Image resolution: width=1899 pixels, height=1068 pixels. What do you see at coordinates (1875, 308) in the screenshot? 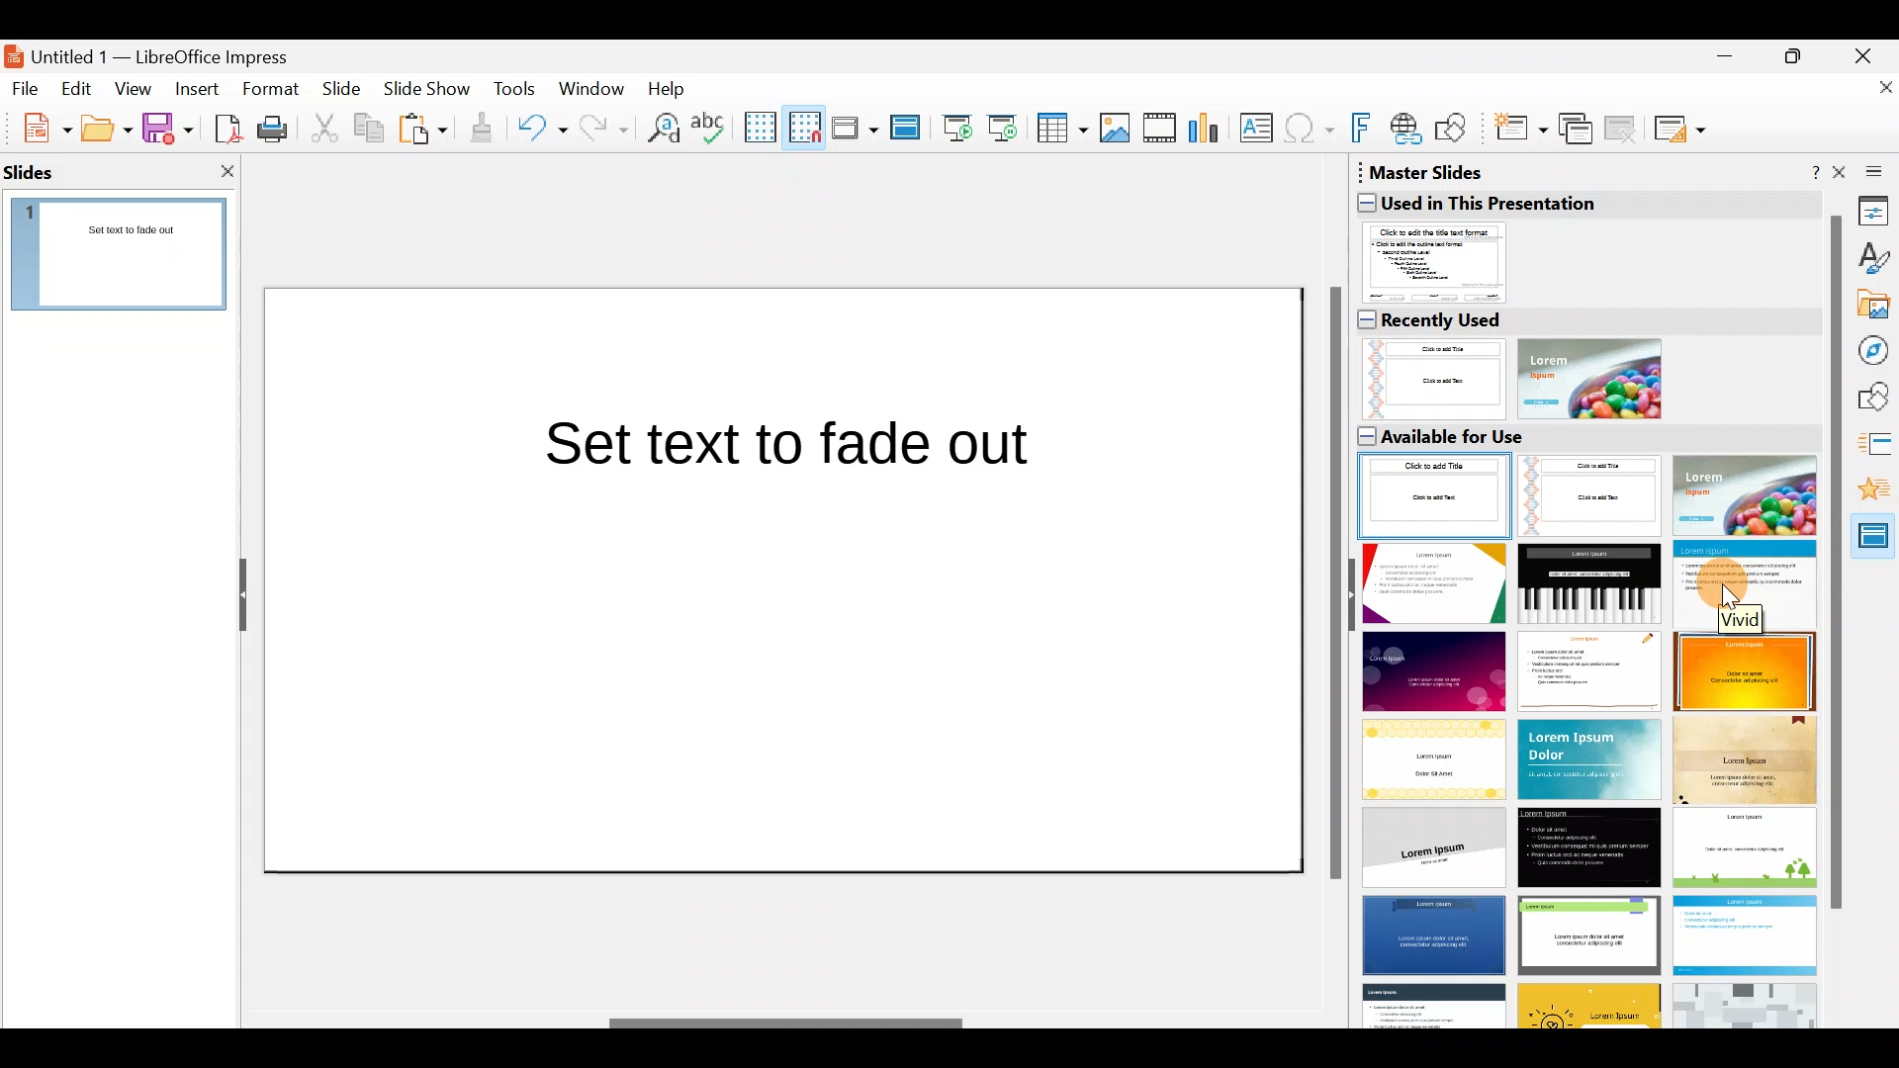
I see `Gallery` at bounding box center [1875, 308].